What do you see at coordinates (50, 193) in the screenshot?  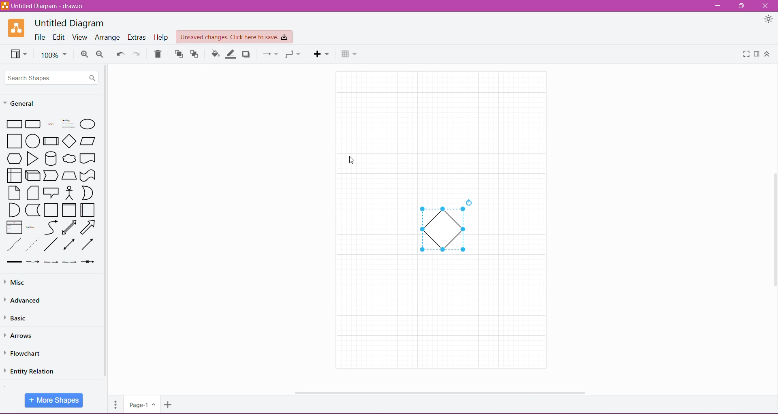 I see `Available Shapes under General` at bounding box center [50, 193].